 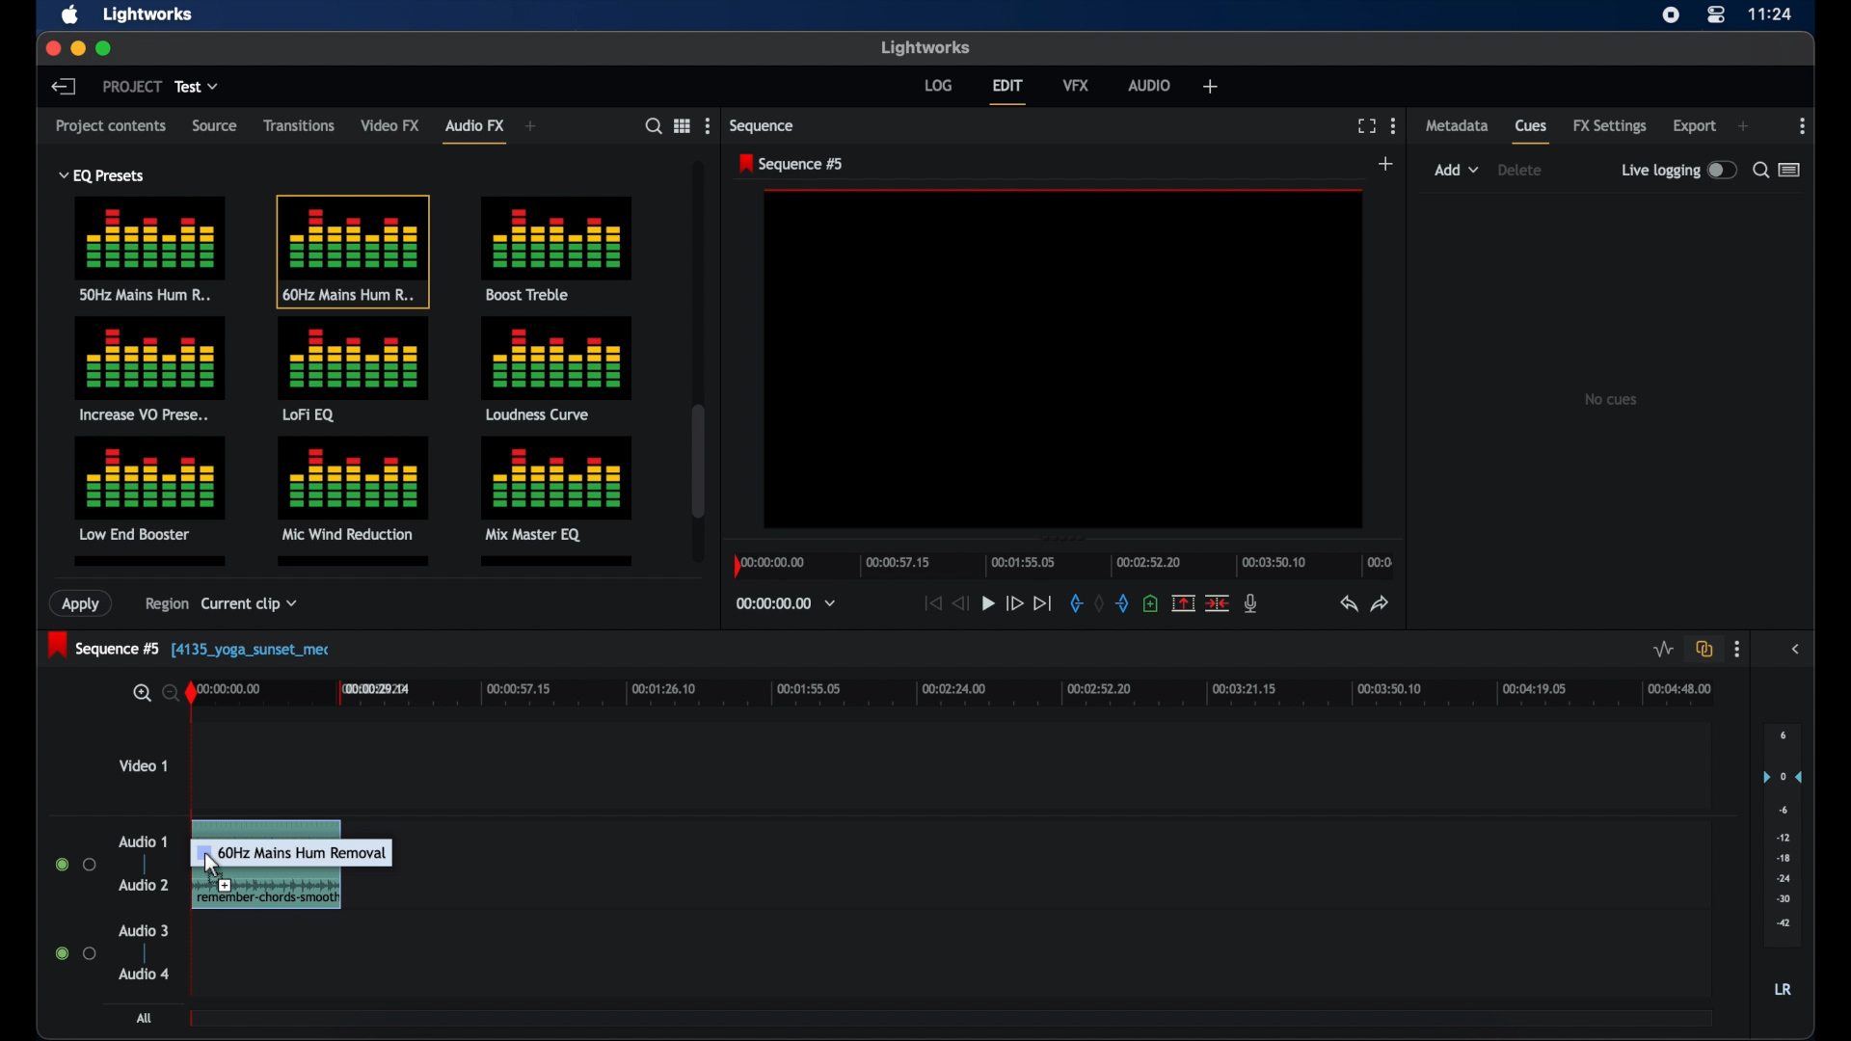 What do you see at coordinates (970, 696) in the screenshot?
I see `timeline scale` at bounding box center [970, 696].